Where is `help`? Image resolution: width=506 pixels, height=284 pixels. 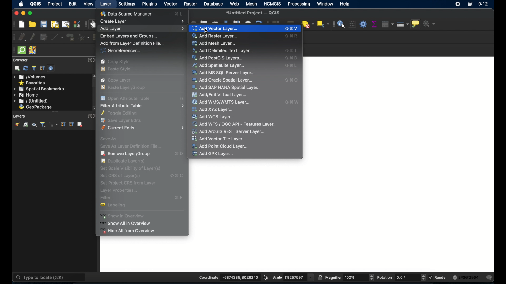
help is located at coordinates (347, 4).